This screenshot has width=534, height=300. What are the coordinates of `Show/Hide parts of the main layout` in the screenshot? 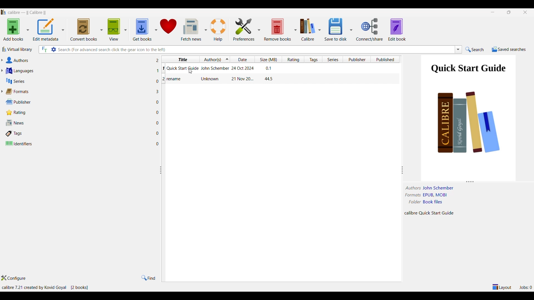 It's located at (502, 287).